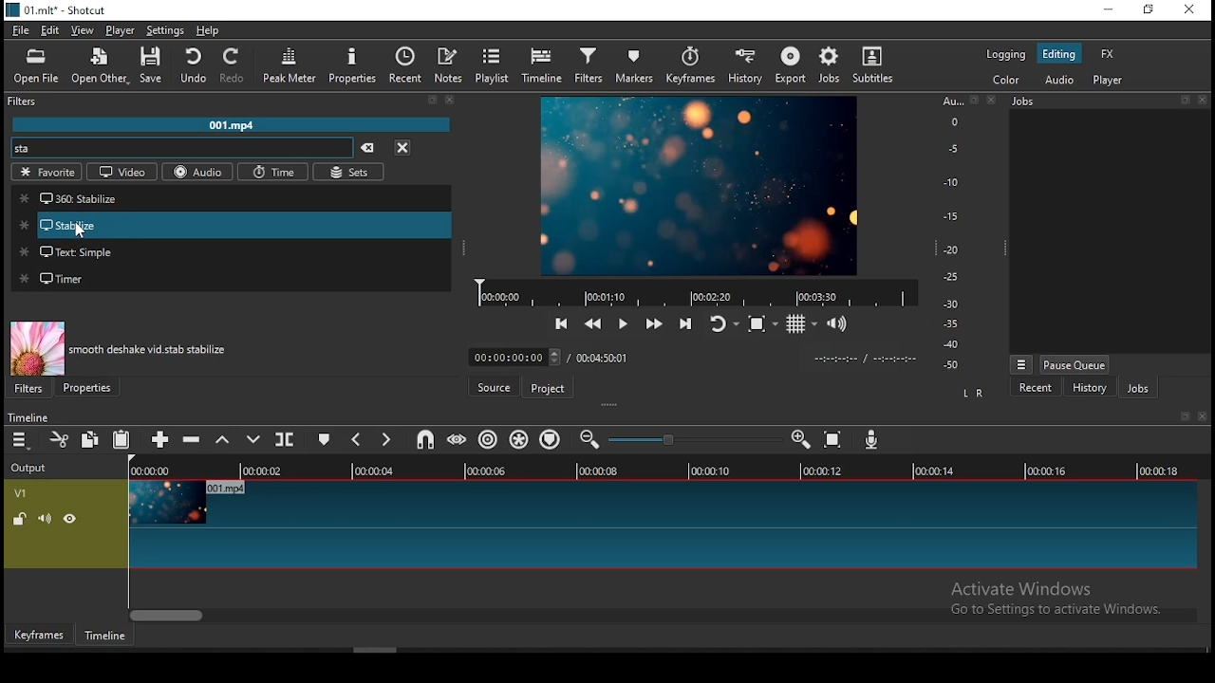  I want to click on view, so click(84, 31).